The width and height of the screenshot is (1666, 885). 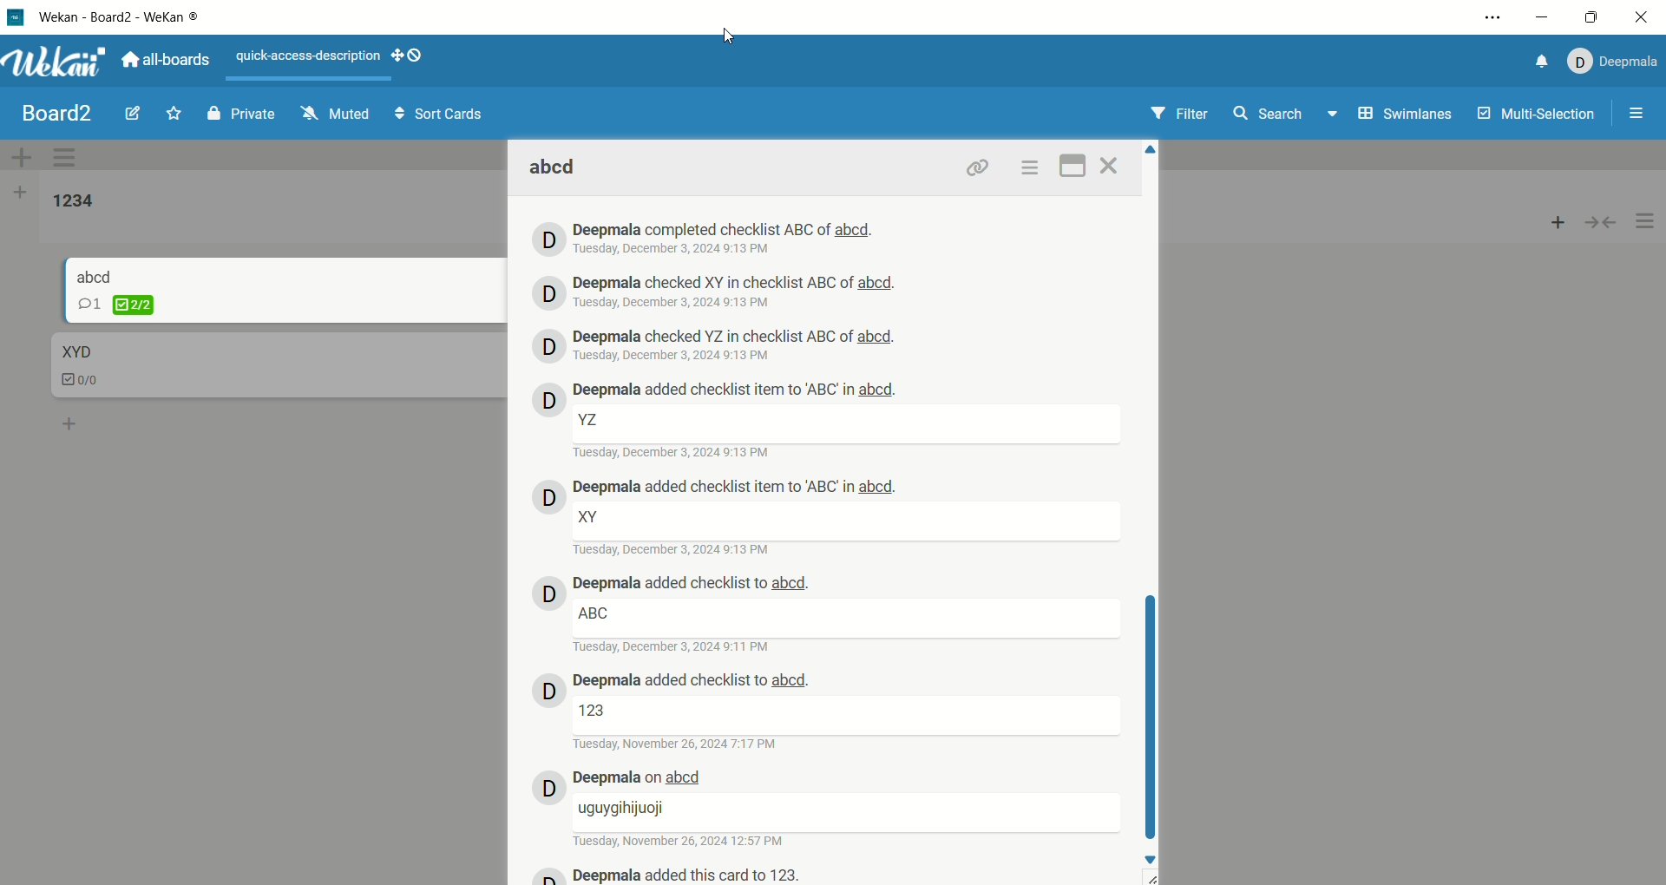 I want to click on deepmala history, so click(x=644, y=777).